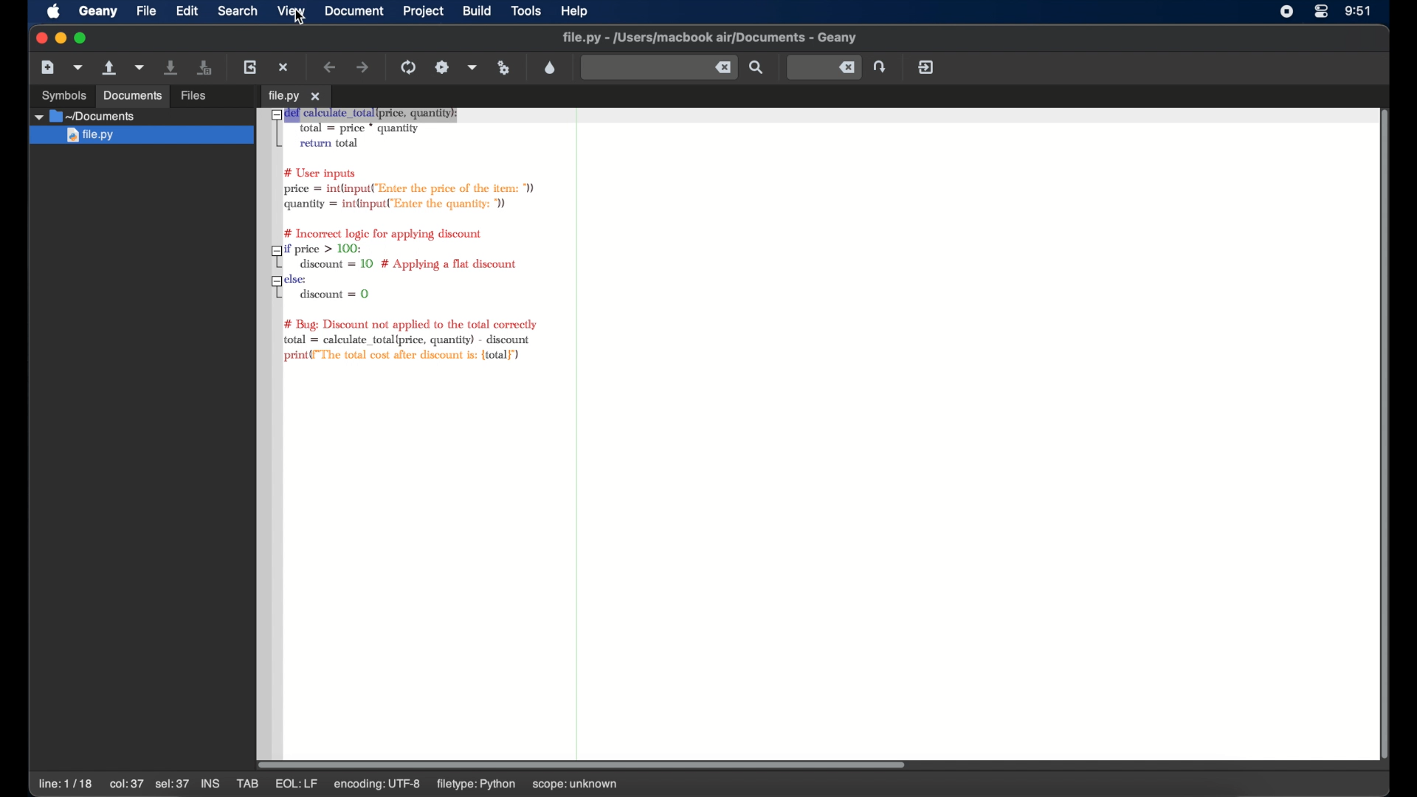  What do you see at coordinates (756, 68) in the screenshot?
I see `find the entered text in current file` at bounding box center [756, 68].